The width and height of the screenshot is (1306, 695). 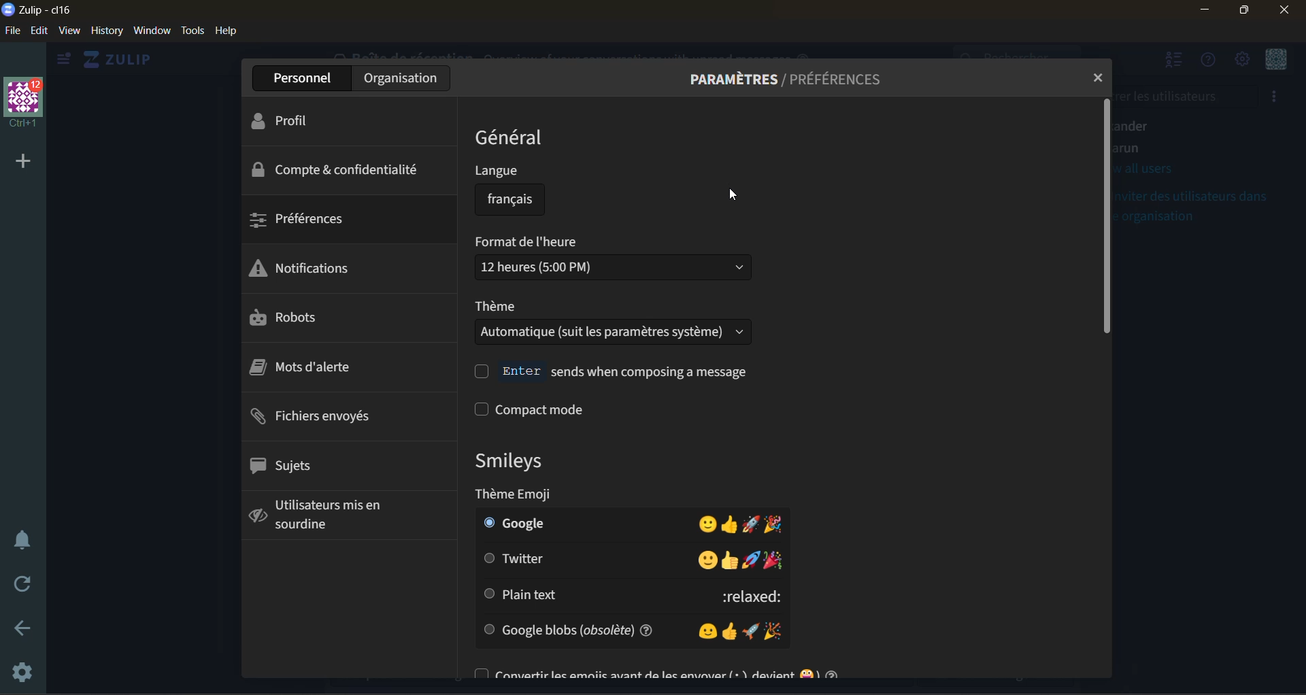 What do you see at coordinates (18, 586) in the screenshot?
I see `reload` at bounding box center [18, 586].